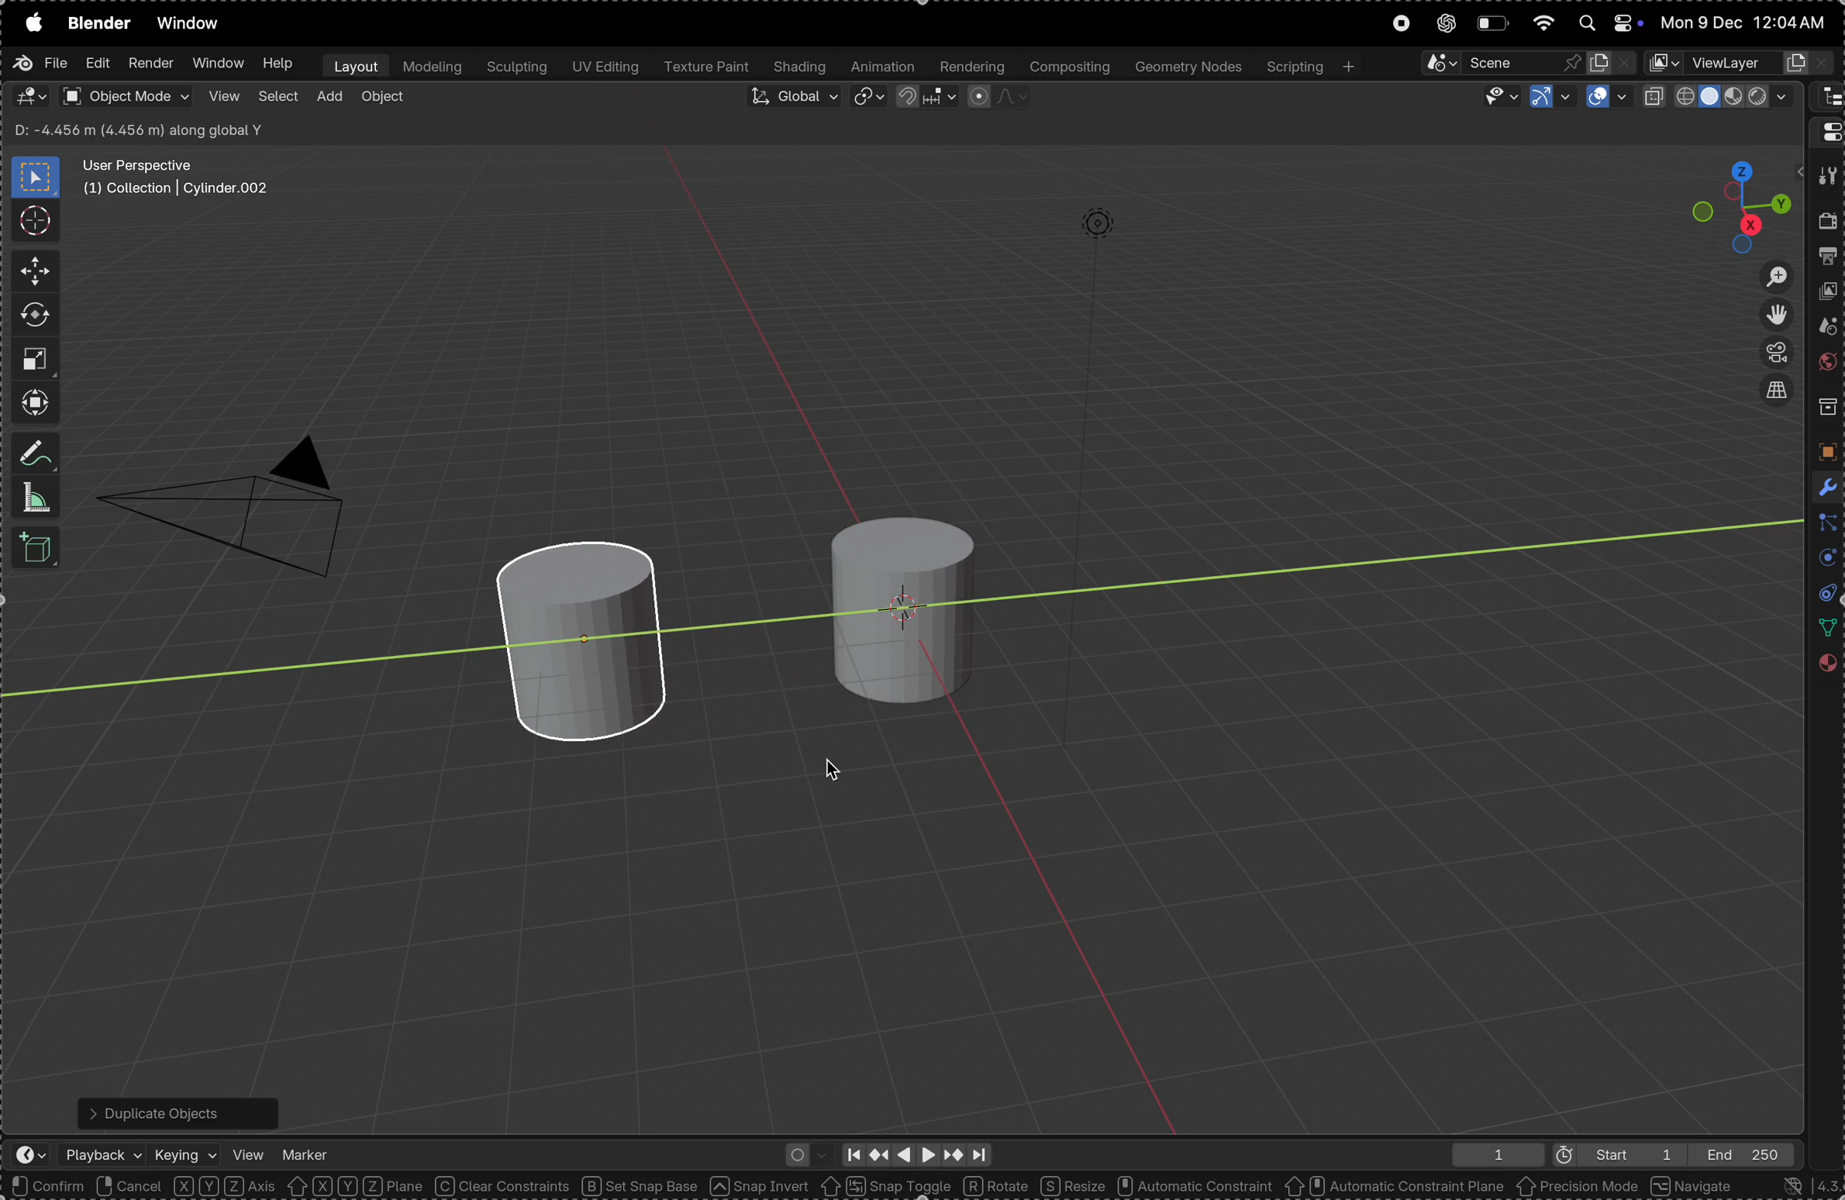 This screenshot has height=1200, width=1845. I want to click on select toggle, so click(71, 1186).